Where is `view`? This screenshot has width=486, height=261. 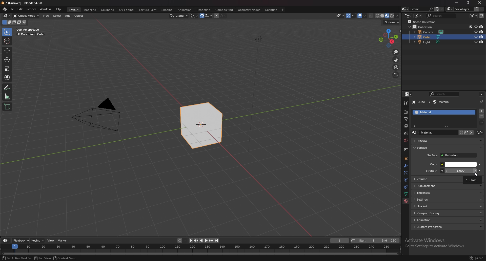 view is located at coordinates (47, 16).